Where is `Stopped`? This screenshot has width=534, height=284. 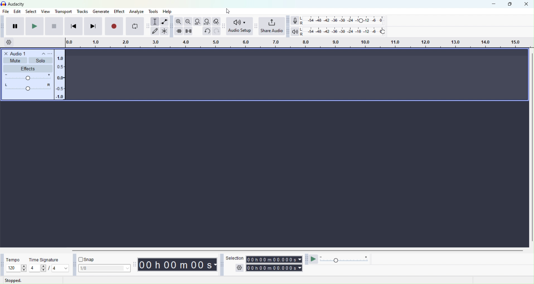 Stopped is located at coordinates (15, 280).